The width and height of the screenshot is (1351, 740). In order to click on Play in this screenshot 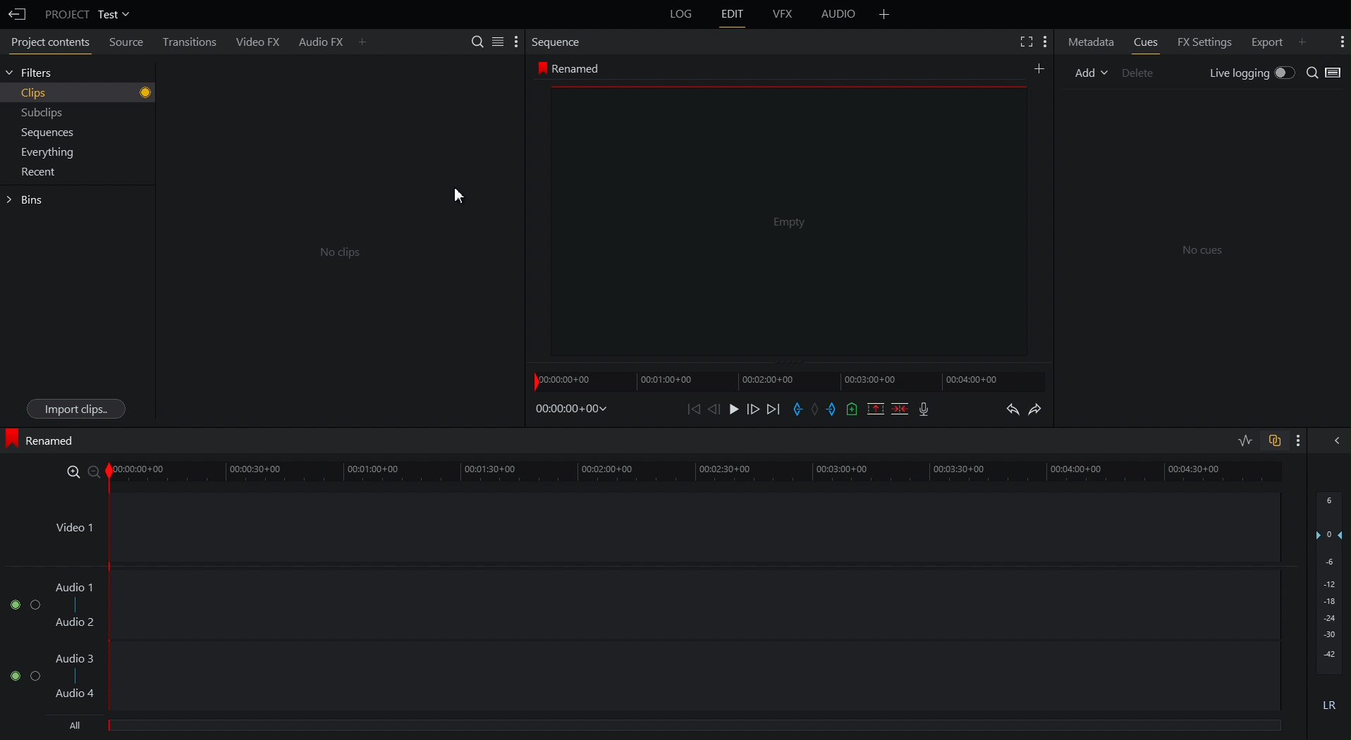, I will do `click(733, 409)`.